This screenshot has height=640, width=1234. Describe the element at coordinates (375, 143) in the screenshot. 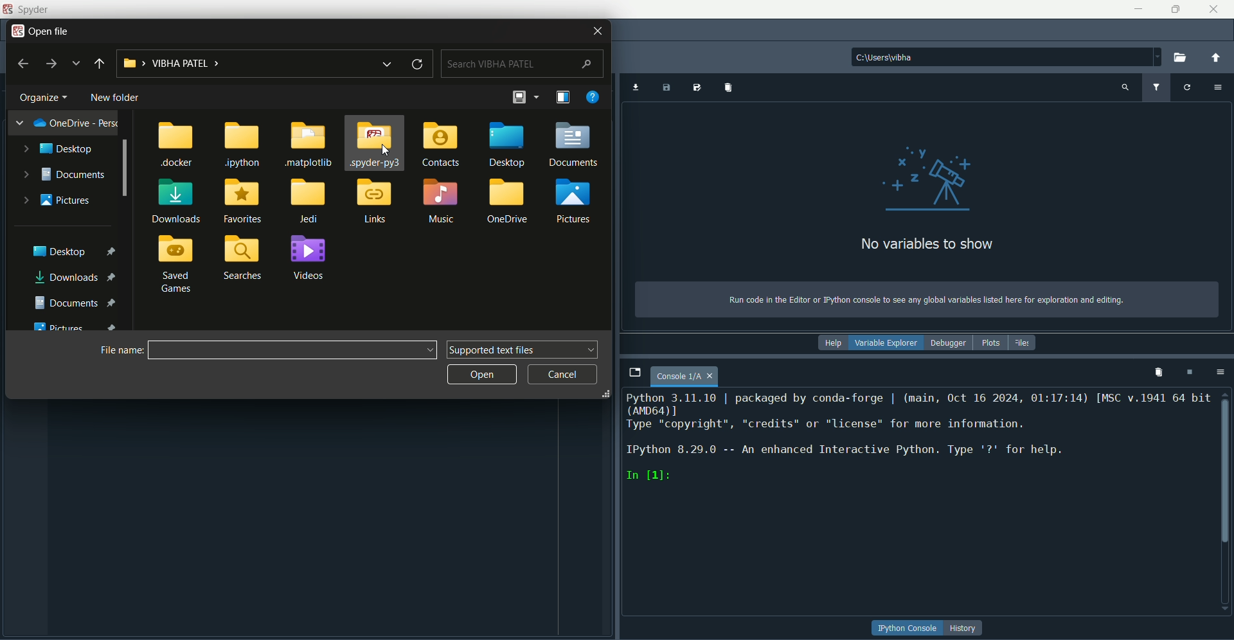

I see `folder` at that location.